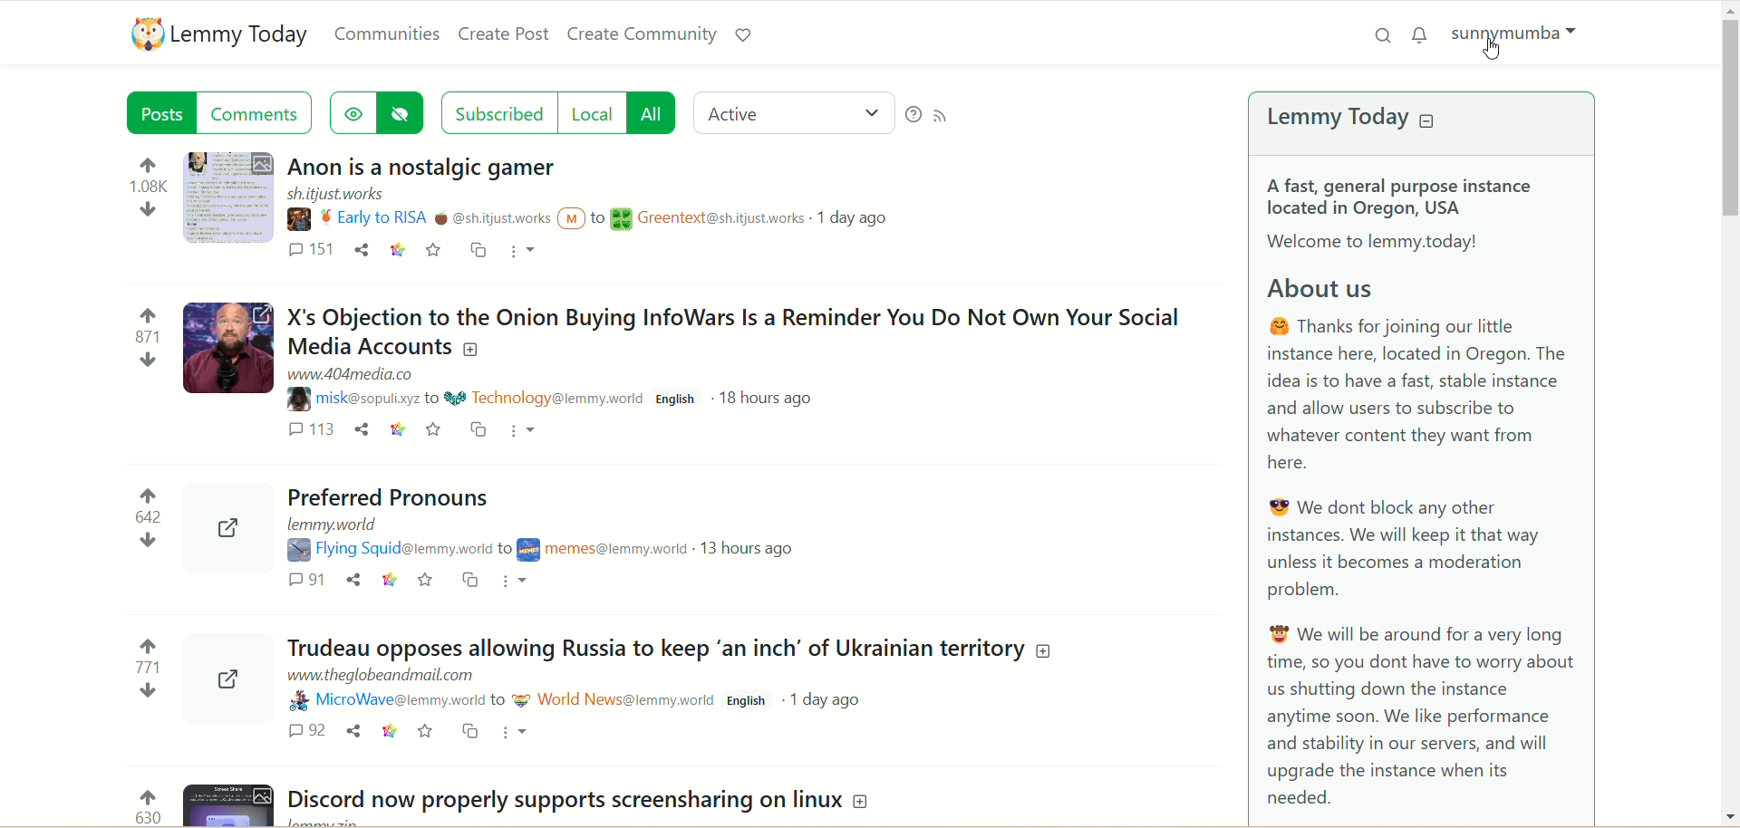 This screenshot has width=1740, height=828. I want to click on More options, so click(516, 734).